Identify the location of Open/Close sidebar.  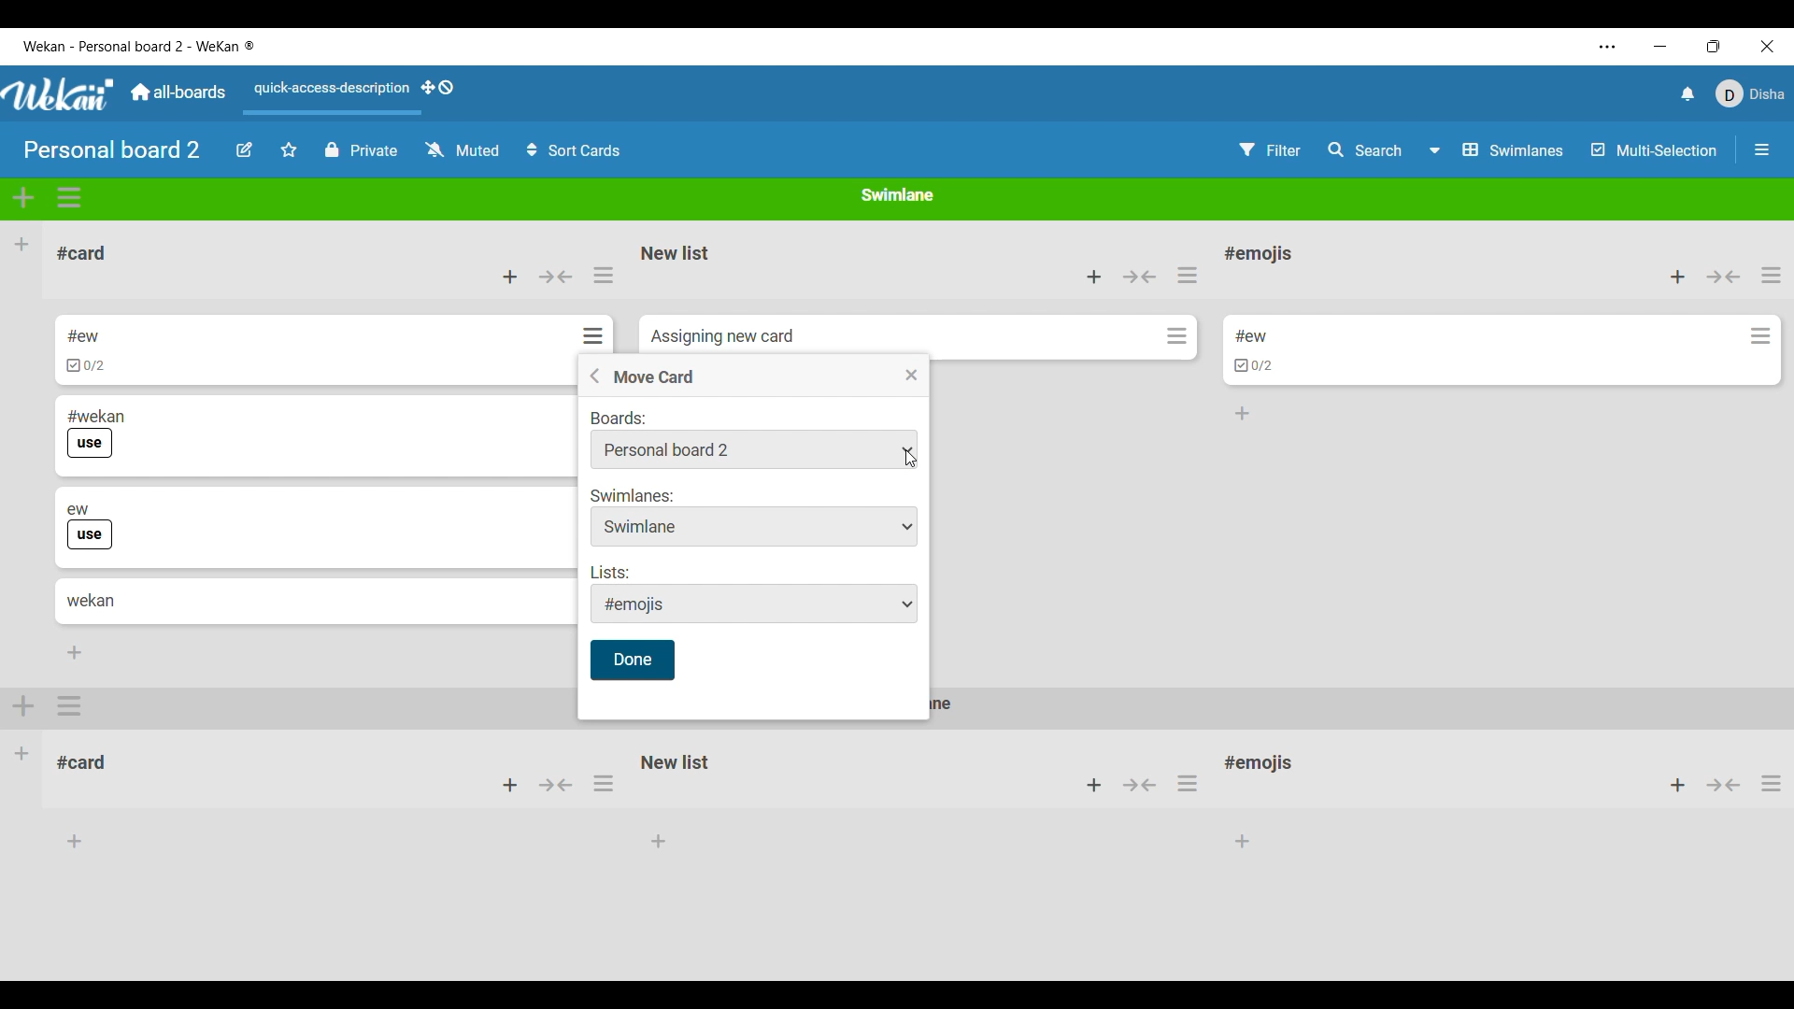
(1762, 149).